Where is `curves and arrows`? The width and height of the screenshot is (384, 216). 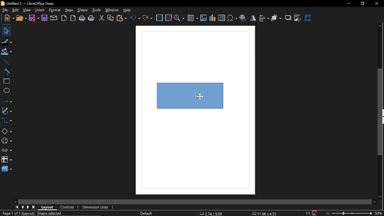
curves and arrows is located at coordinates (7, 111).